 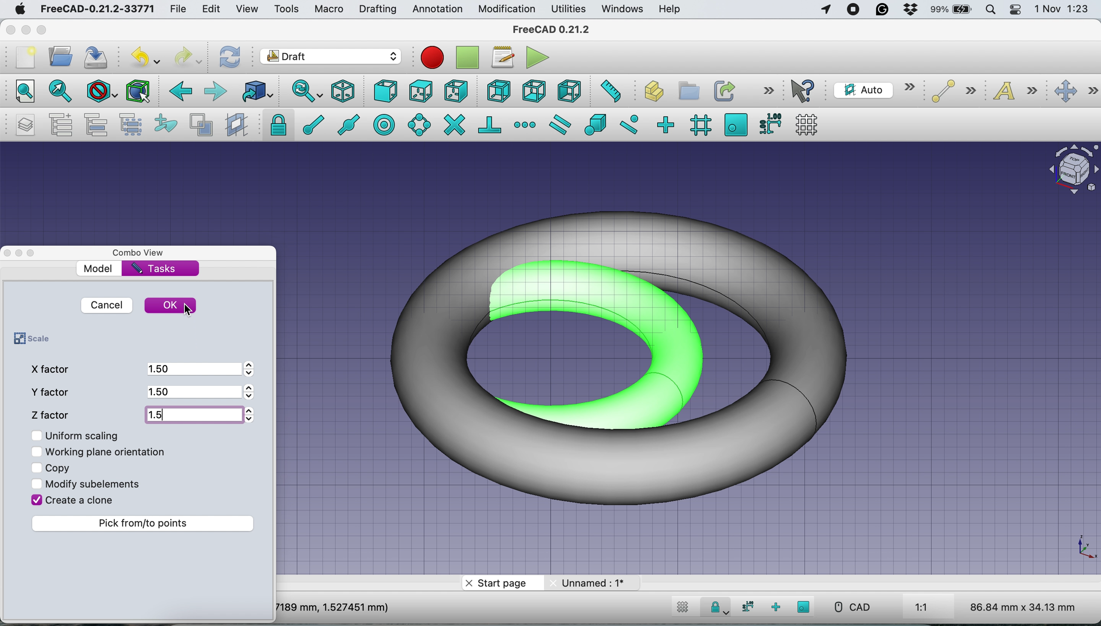 I want to click on screen recorder, so click(x=853, y=11).